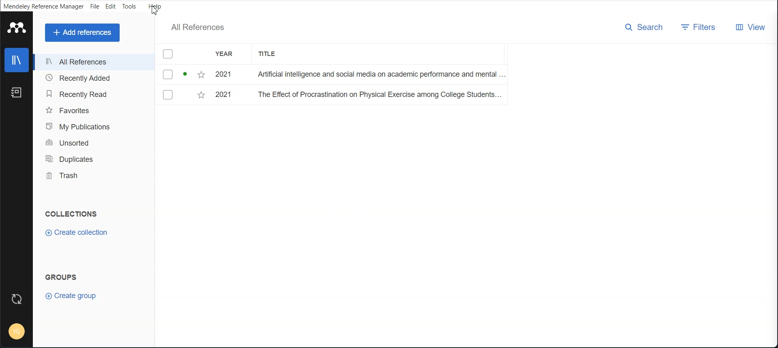 Image resolution: width=778 pixels, height=348 pixels. I want to click on File, so click(330, 95).